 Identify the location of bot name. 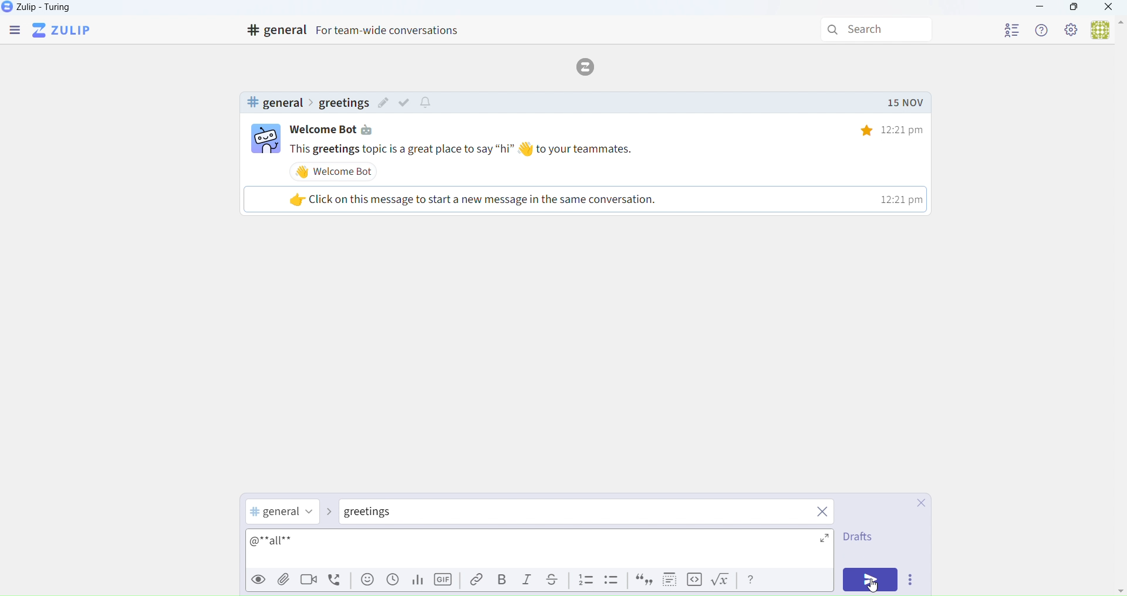
(339, 130).